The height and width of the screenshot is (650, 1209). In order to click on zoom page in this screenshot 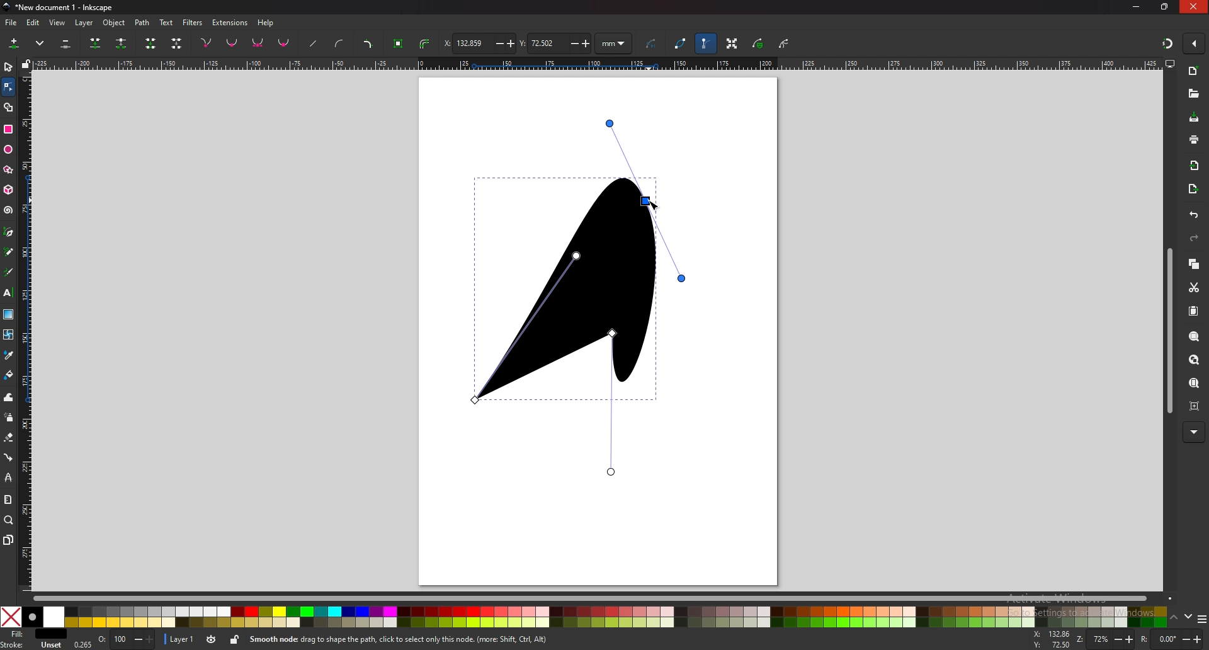, I will do `click(1193, 384)`.